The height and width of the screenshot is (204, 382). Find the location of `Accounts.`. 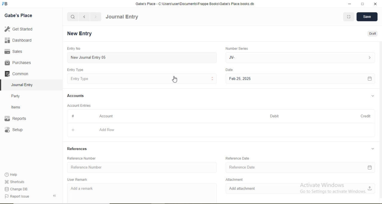

Accounts. is located at coordinates (76, 96).